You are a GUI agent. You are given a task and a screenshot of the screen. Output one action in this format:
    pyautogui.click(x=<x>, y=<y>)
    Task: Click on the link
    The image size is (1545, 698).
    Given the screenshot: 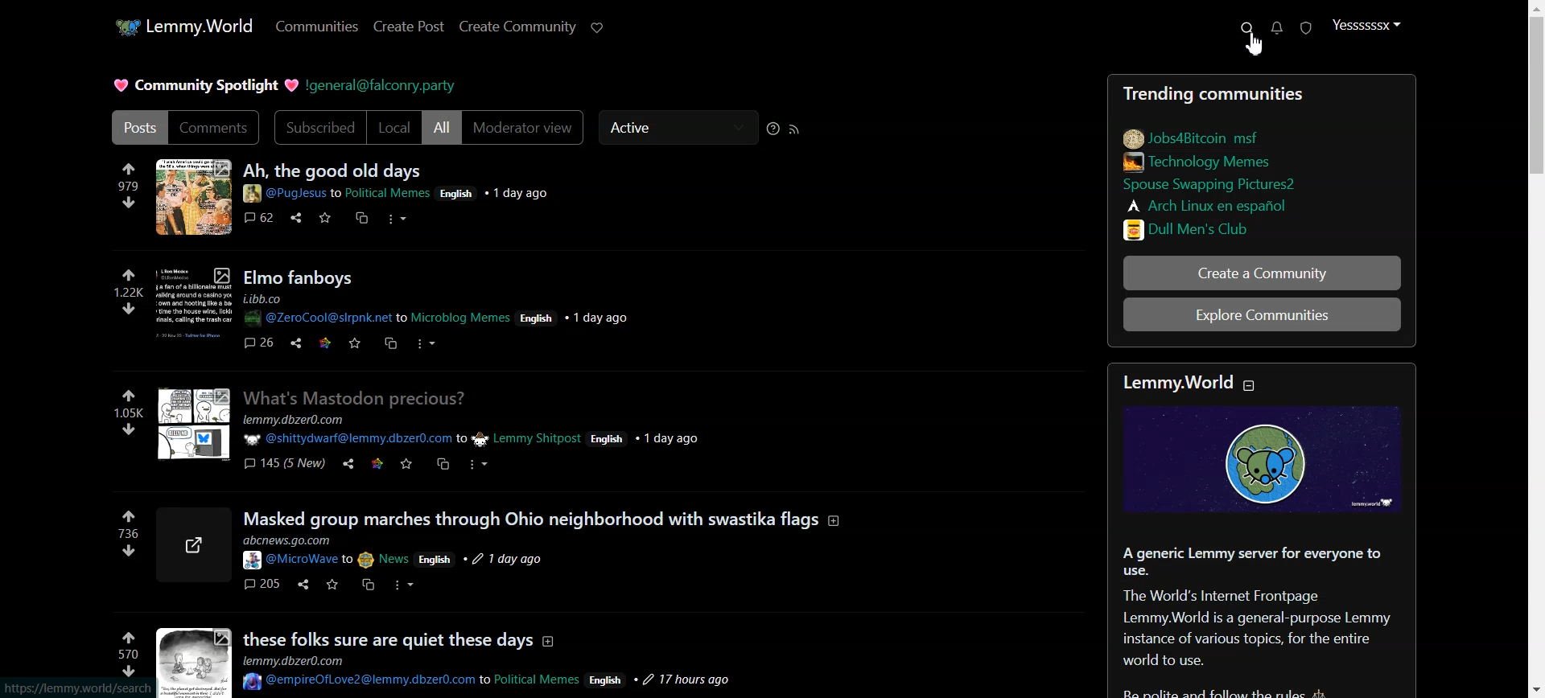 What is the action you would take?
    pyautogui.click(x=191, y=300)
    